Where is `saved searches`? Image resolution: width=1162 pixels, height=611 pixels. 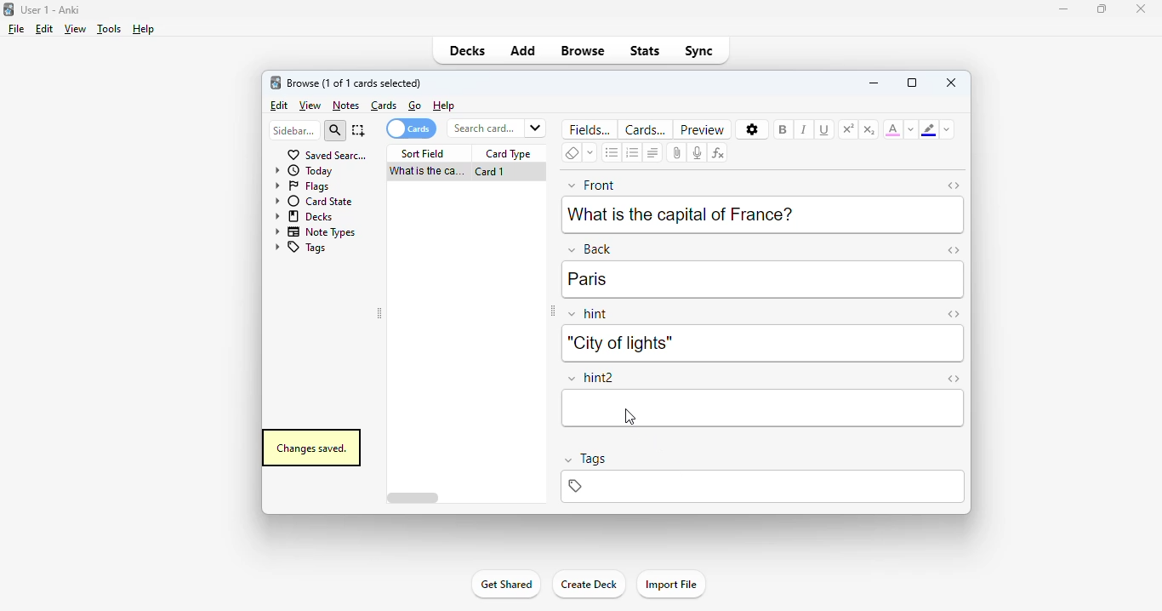 saved searches is located at coordinates (327, 154).